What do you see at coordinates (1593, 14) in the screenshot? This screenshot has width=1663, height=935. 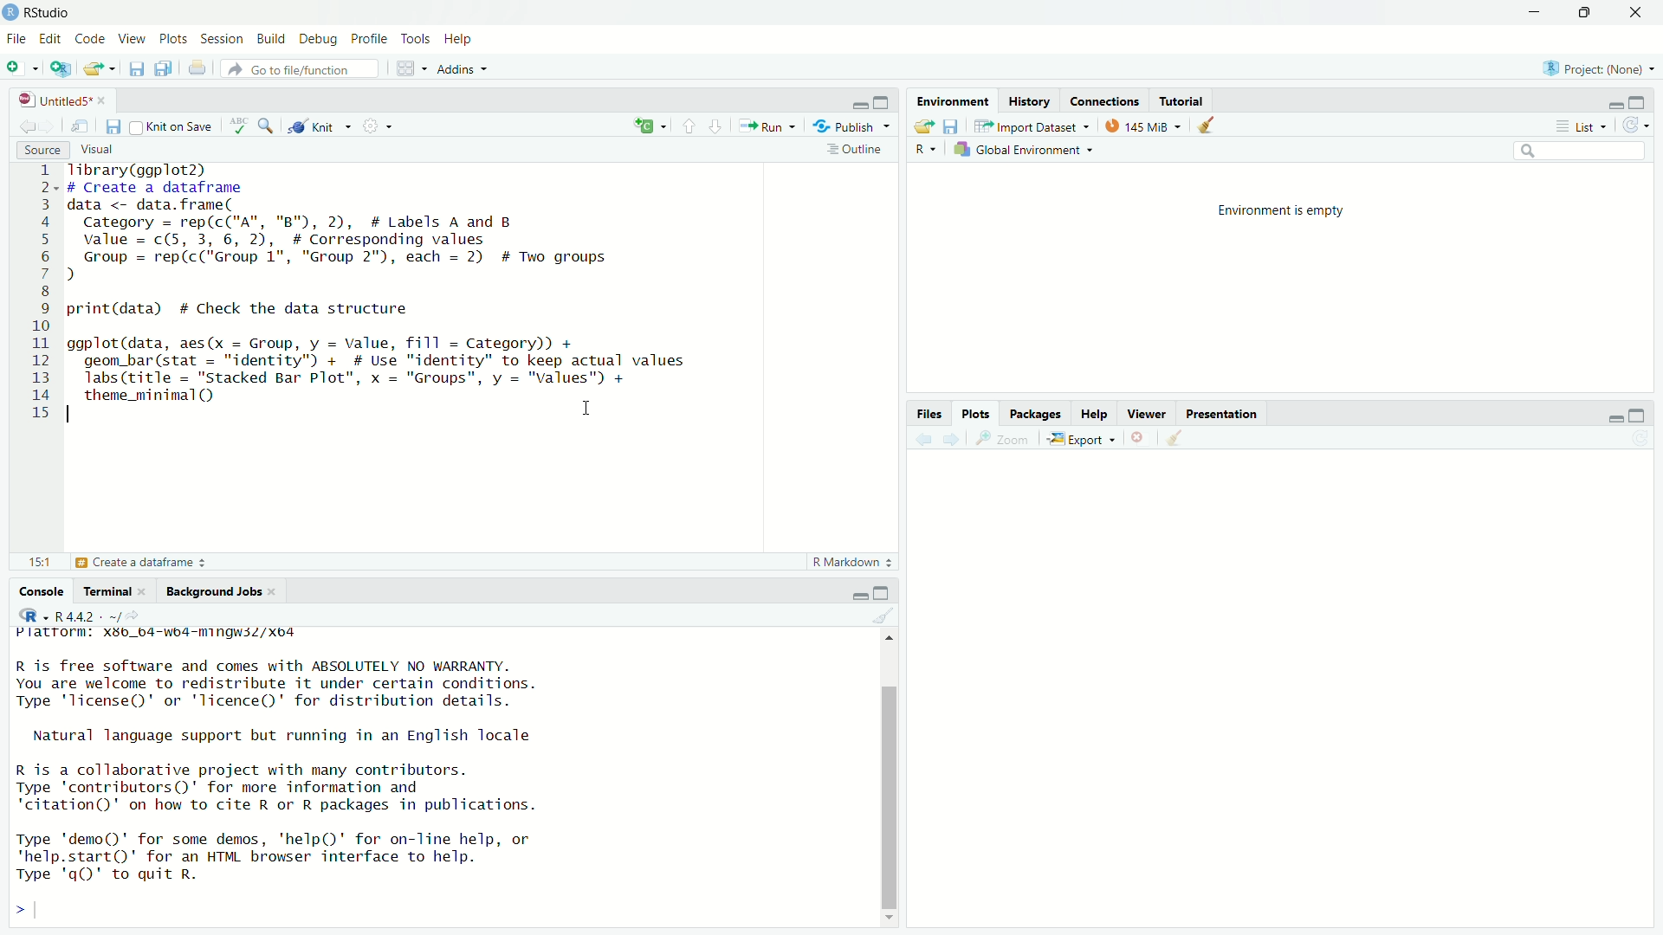 I see `Maximize` at bounding box center [1593, 14].